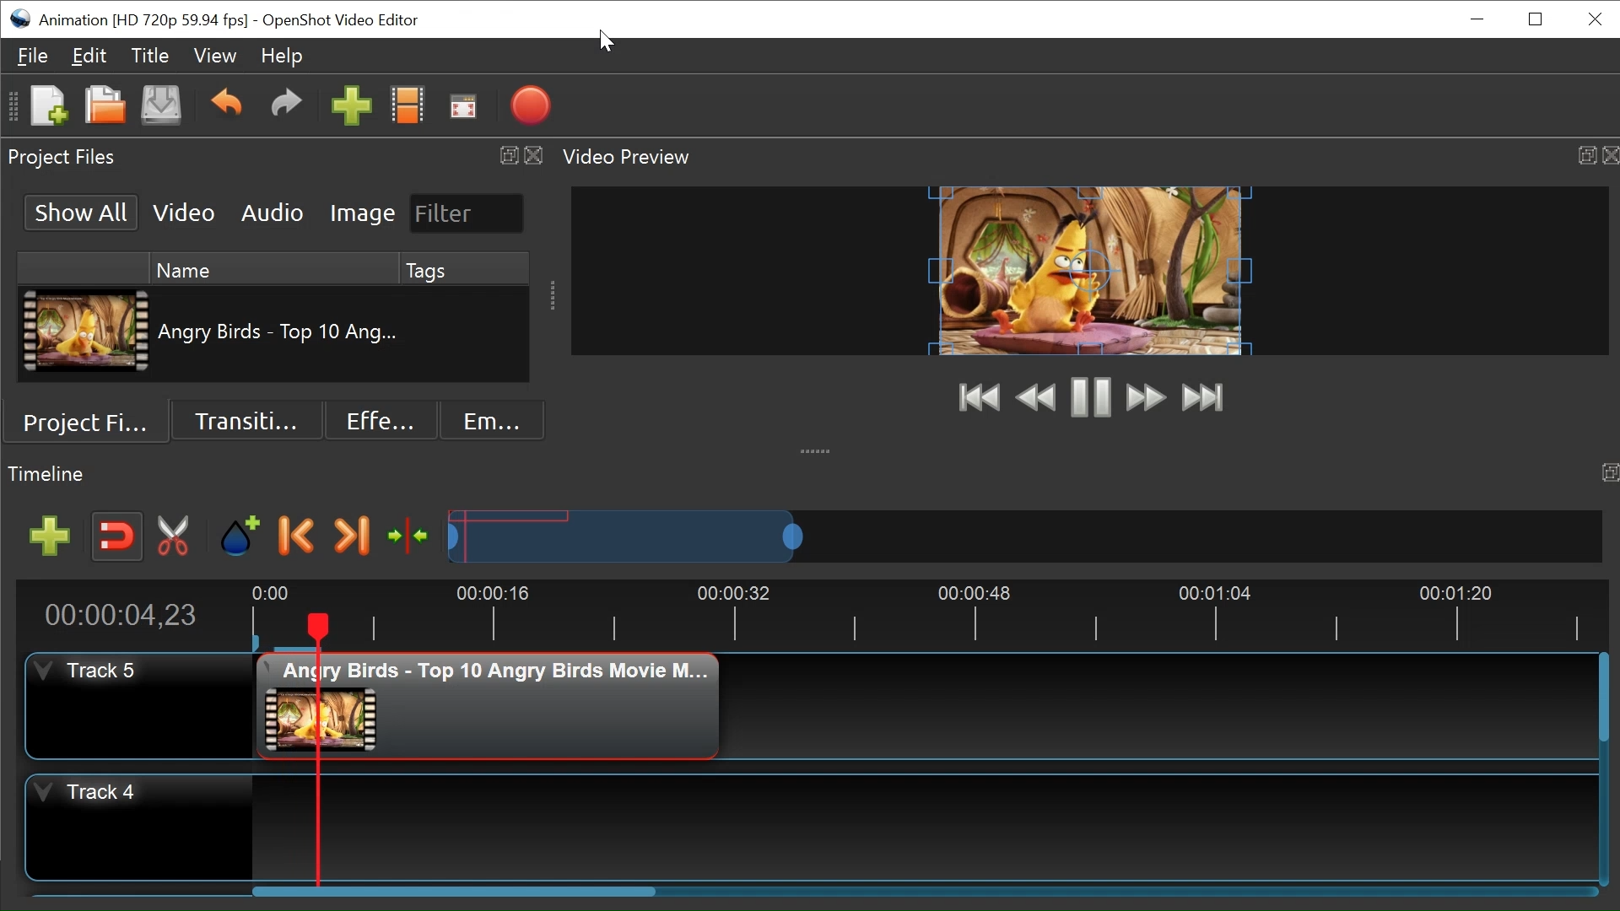  Describe the element at coordinates (287, 105) in the screenshot. I see `Redo` at that location.